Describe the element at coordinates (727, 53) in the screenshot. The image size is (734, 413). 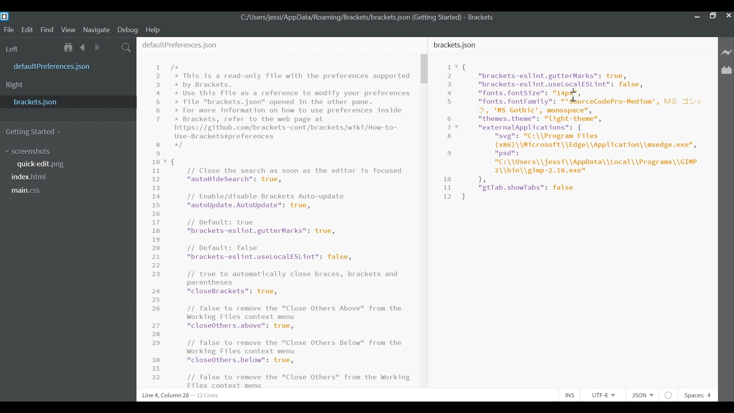
I see `Live Preview` at that location.